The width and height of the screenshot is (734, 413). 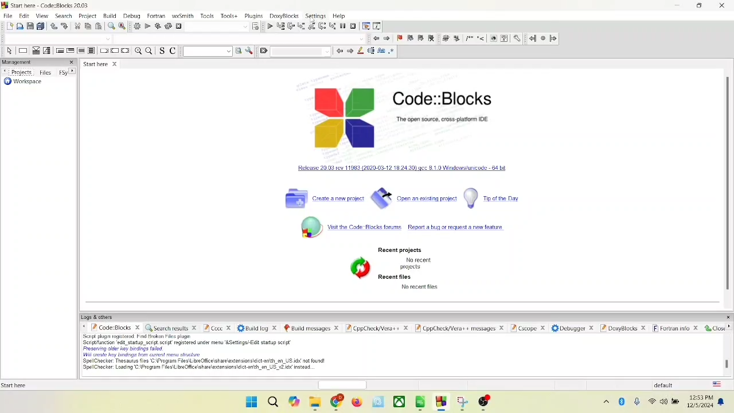 I want to click on workspace, so click(x=21, y=84).